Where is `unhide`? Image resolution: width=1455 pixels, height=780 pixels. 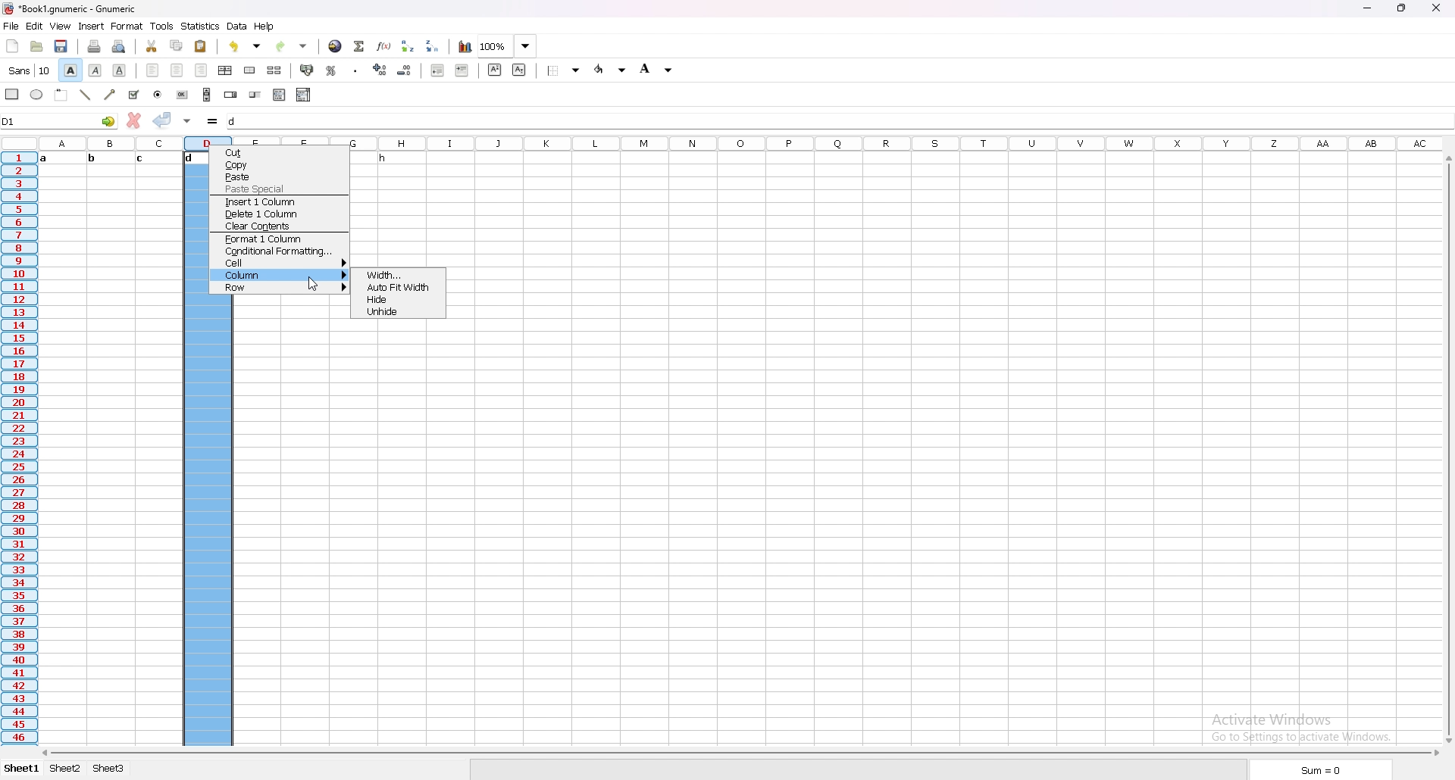
unhide is located at coordinates (399, 313).